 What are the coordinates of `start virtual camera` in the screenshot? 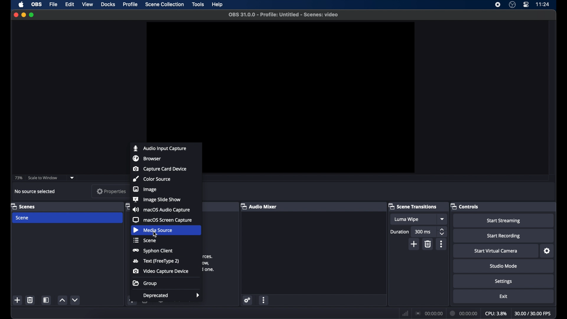 It's located at (496, 251).